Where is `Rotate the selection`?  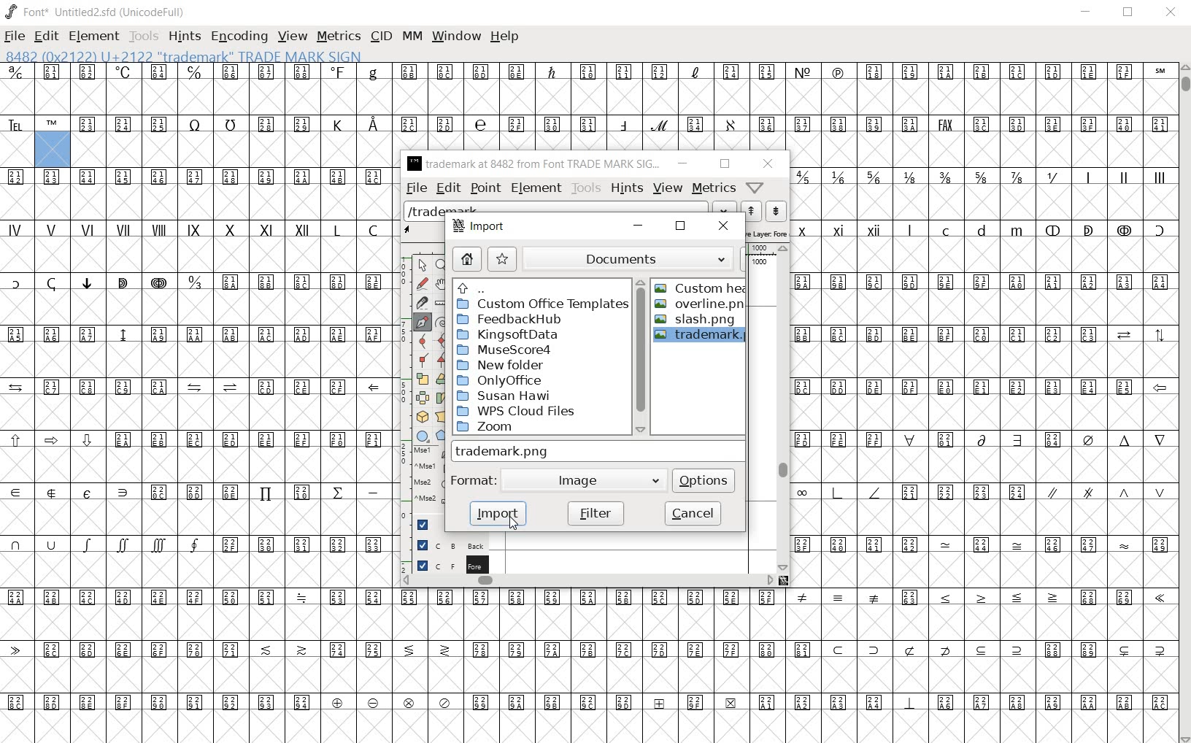 Rotate the selection is located at coordinates (442, 379).